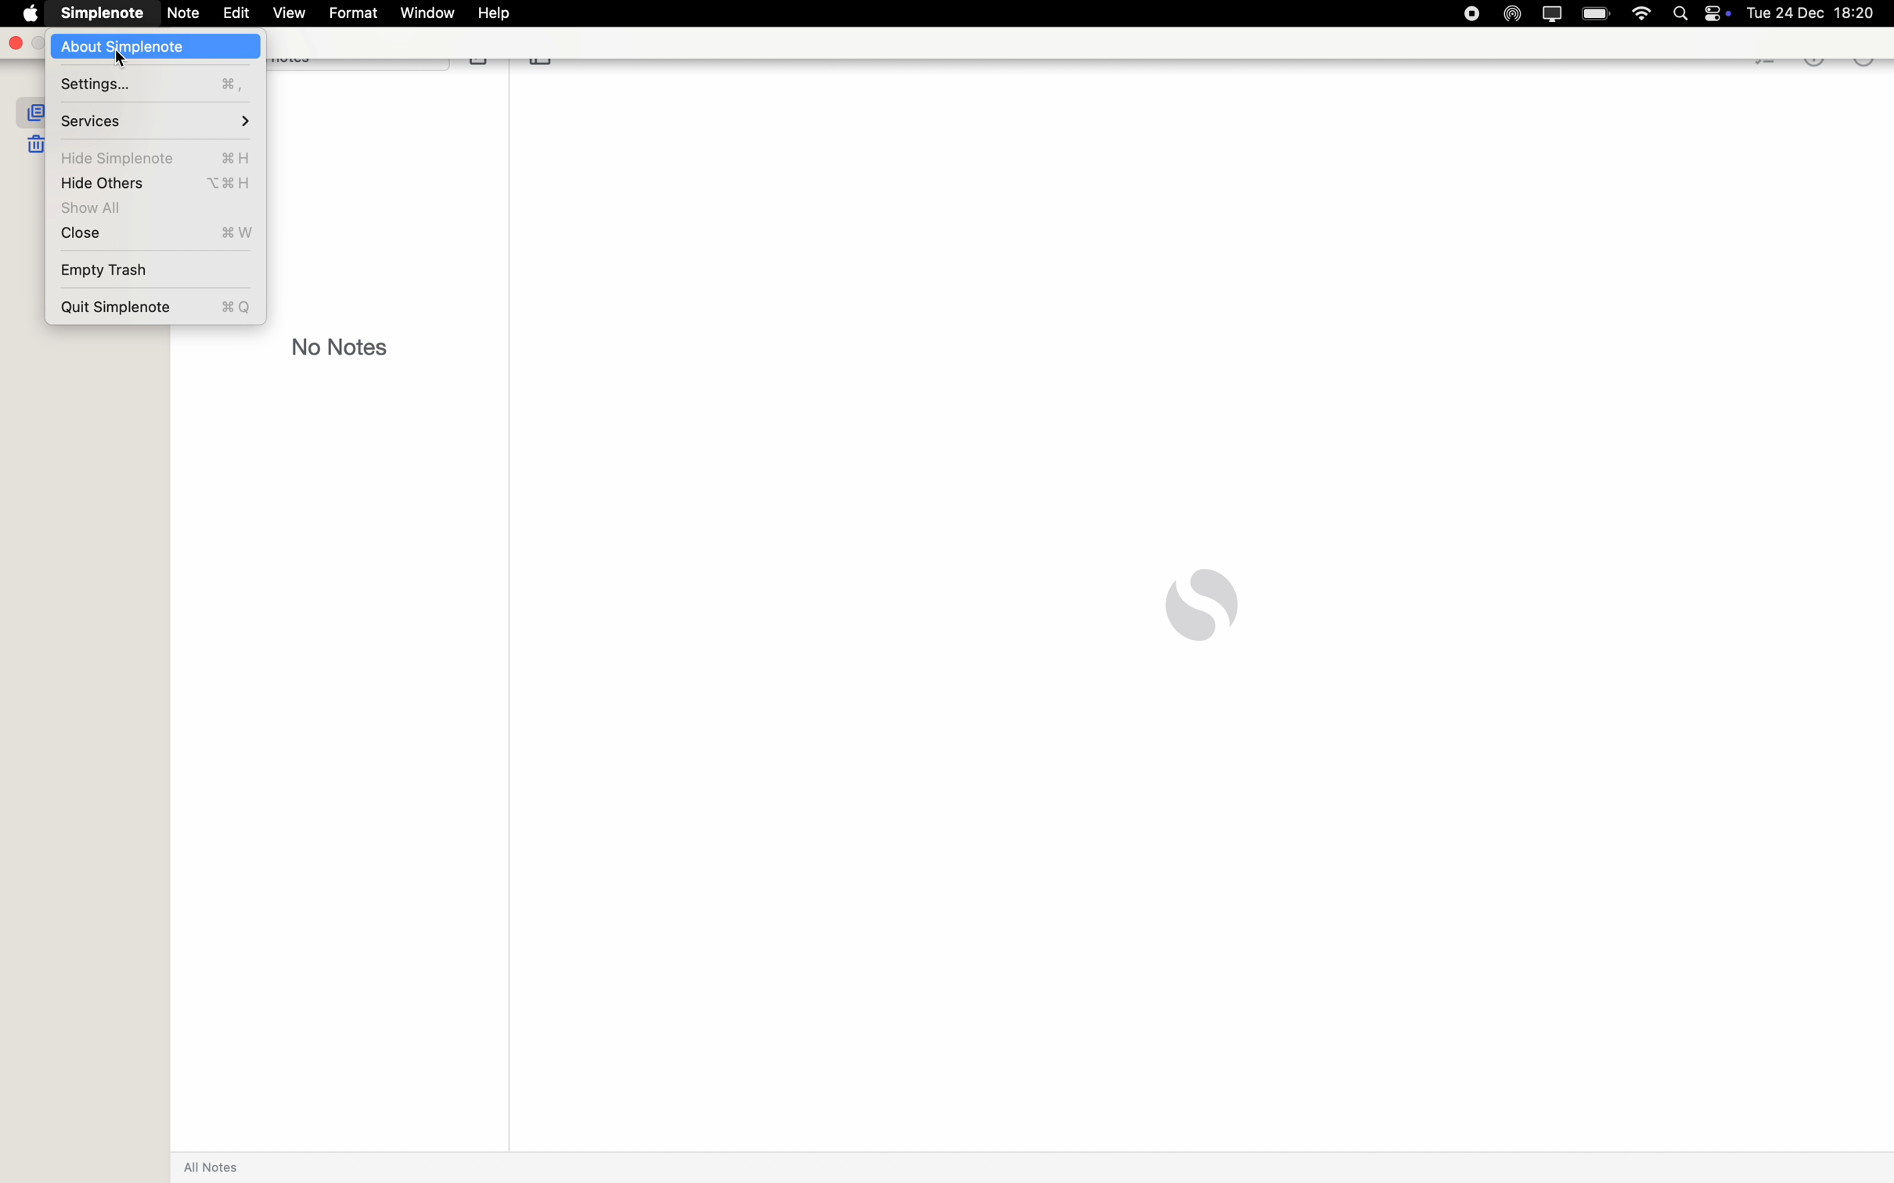 The height and width of the screenshot is (1183, 1894). I want to click on note, so click(182, 14).